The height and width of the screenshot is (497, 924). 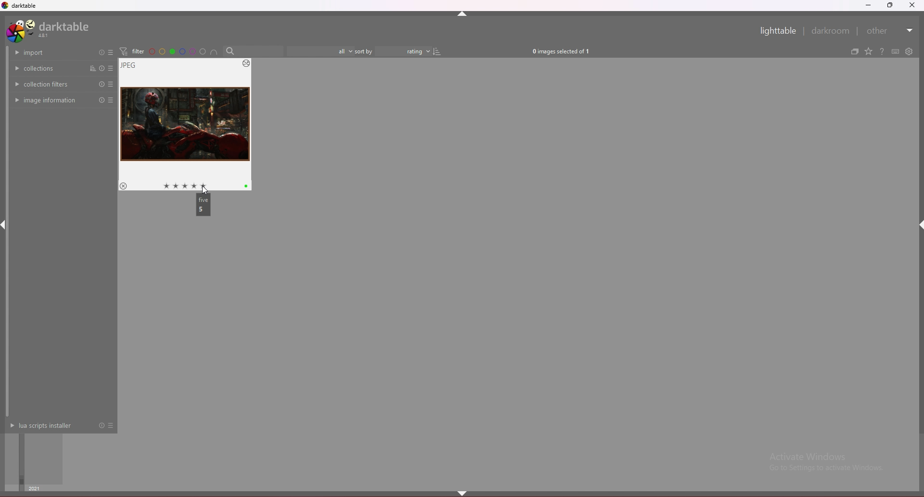 I want to click on 0 images selected of 1, so click(x=561, y=51).